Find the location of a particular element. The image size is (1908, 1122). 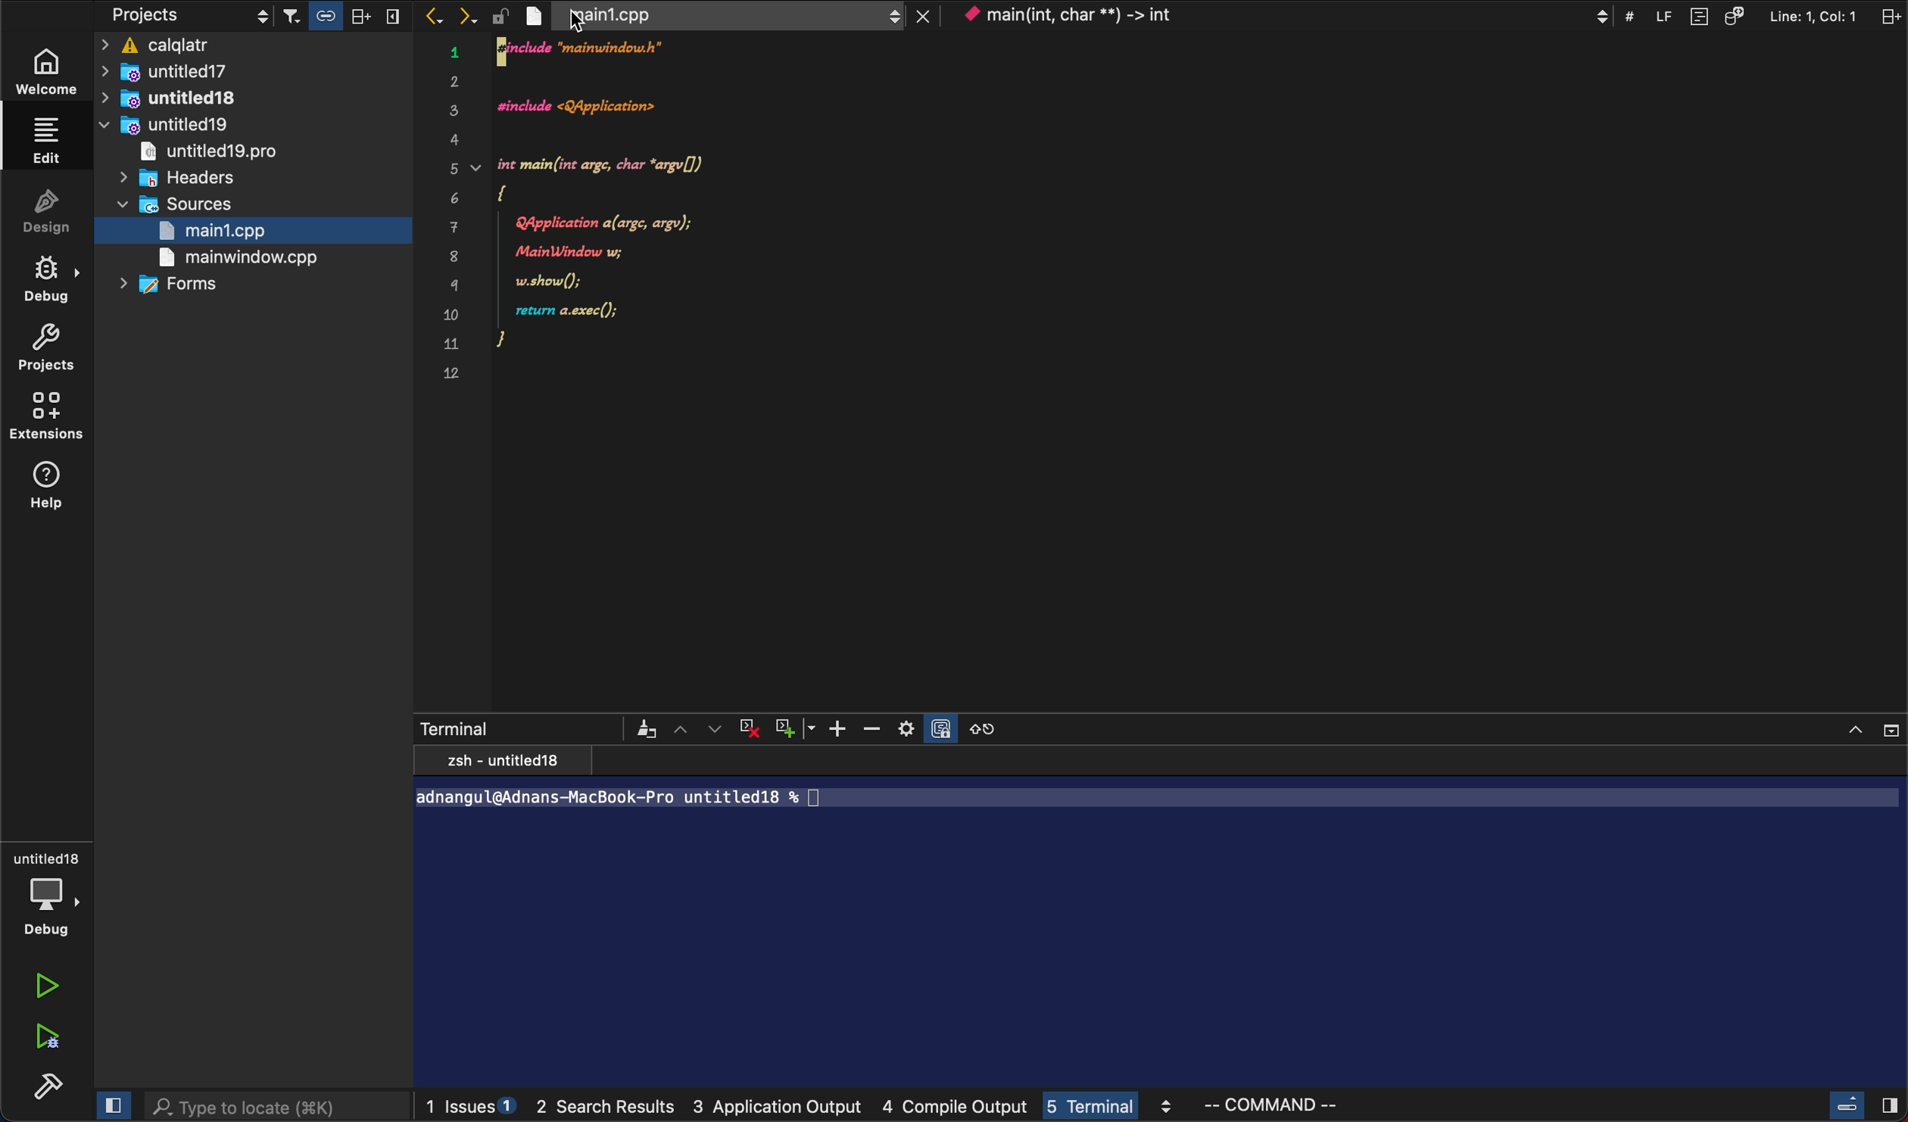

untitled17 is located at coordinates (201, 73).